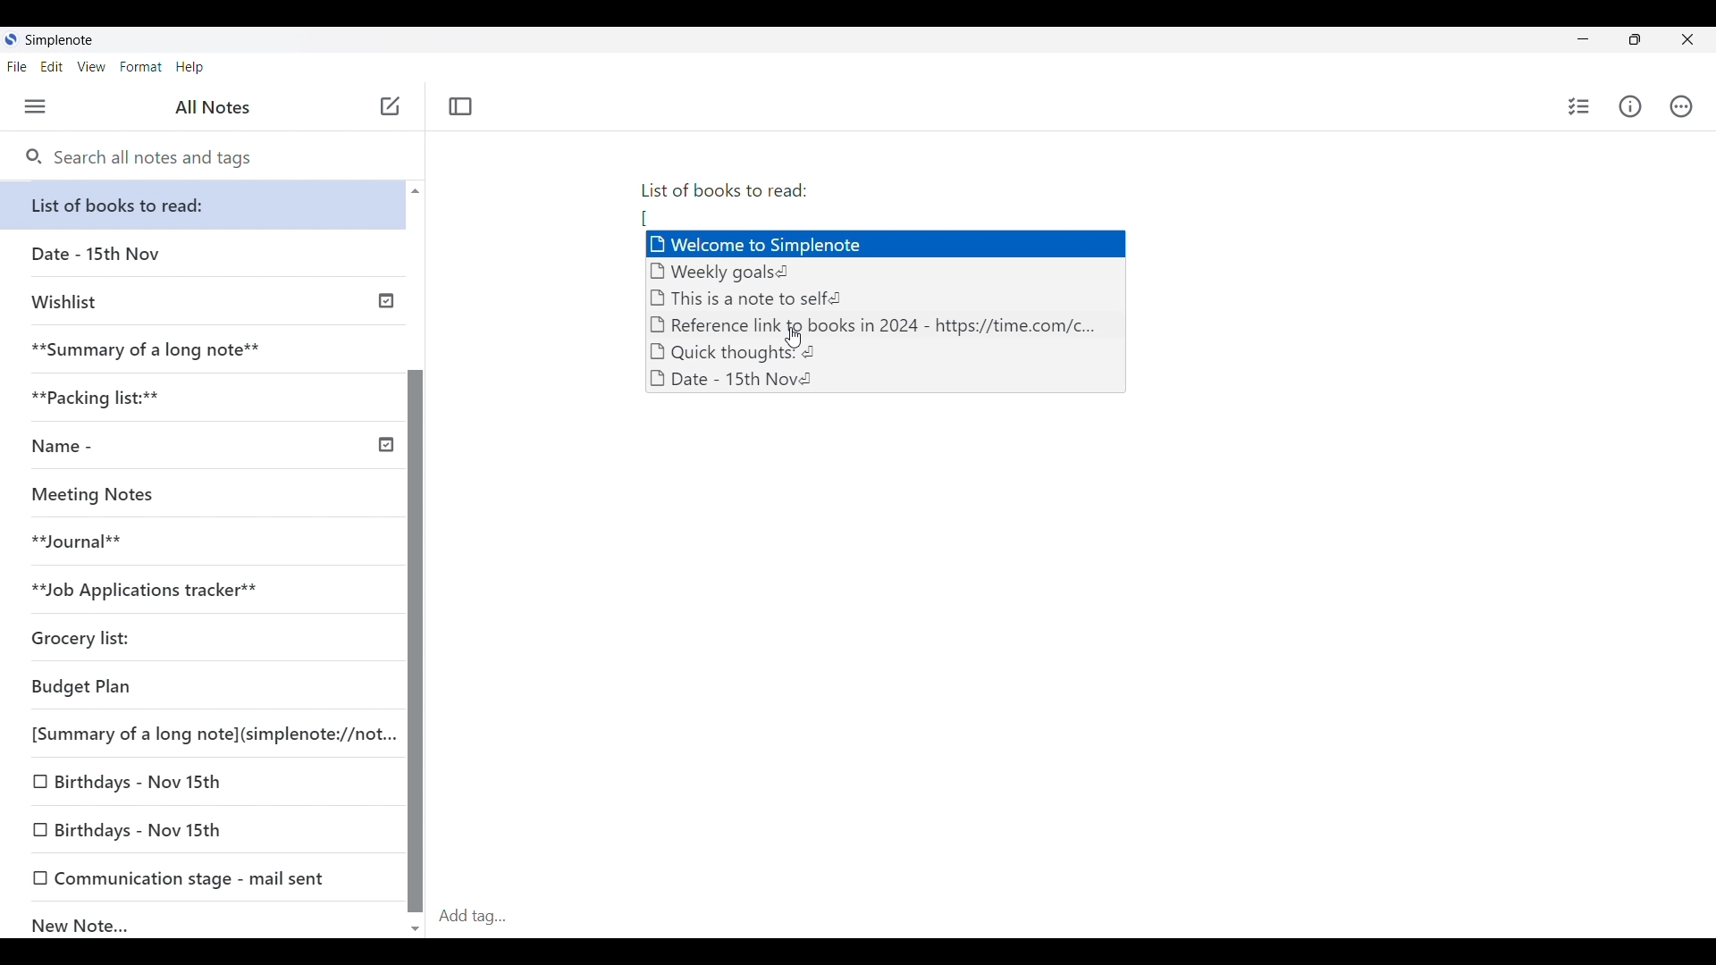  Describe the element at coordinates (208, 734) in the screenshot. I see `[Summary of a long note](simplenote://not...` at that location.